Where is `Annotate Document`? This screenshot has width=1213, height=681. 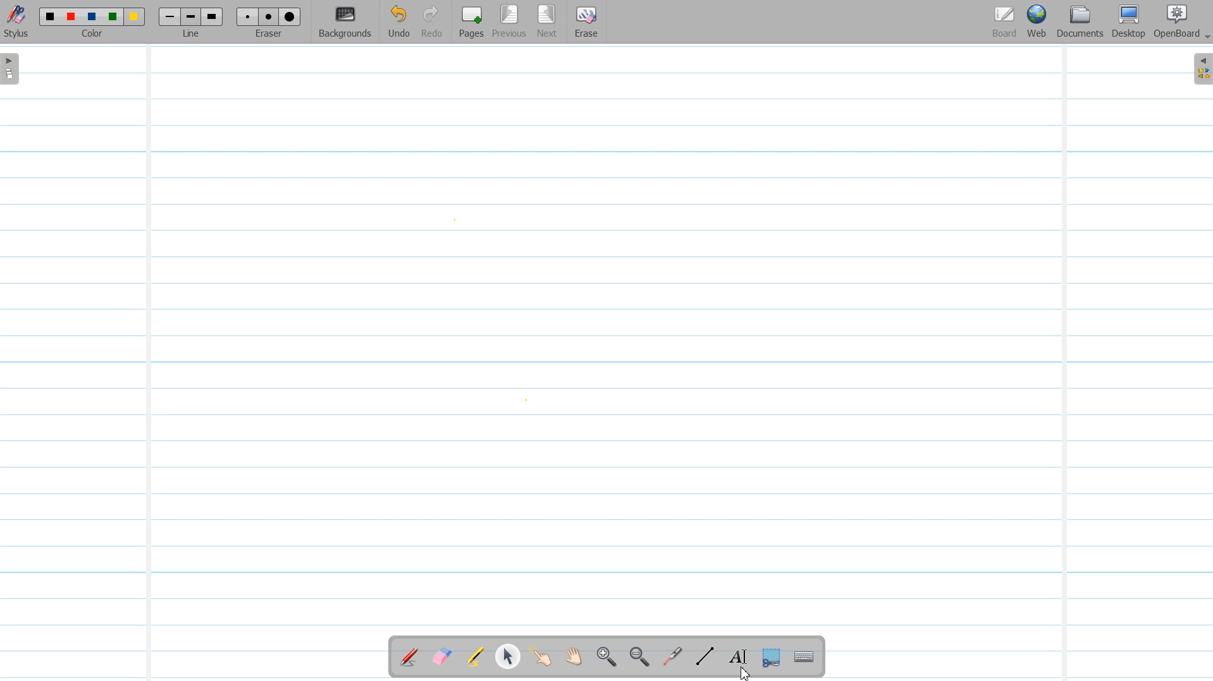 Annotate Document is located at coordinates (409, 657).